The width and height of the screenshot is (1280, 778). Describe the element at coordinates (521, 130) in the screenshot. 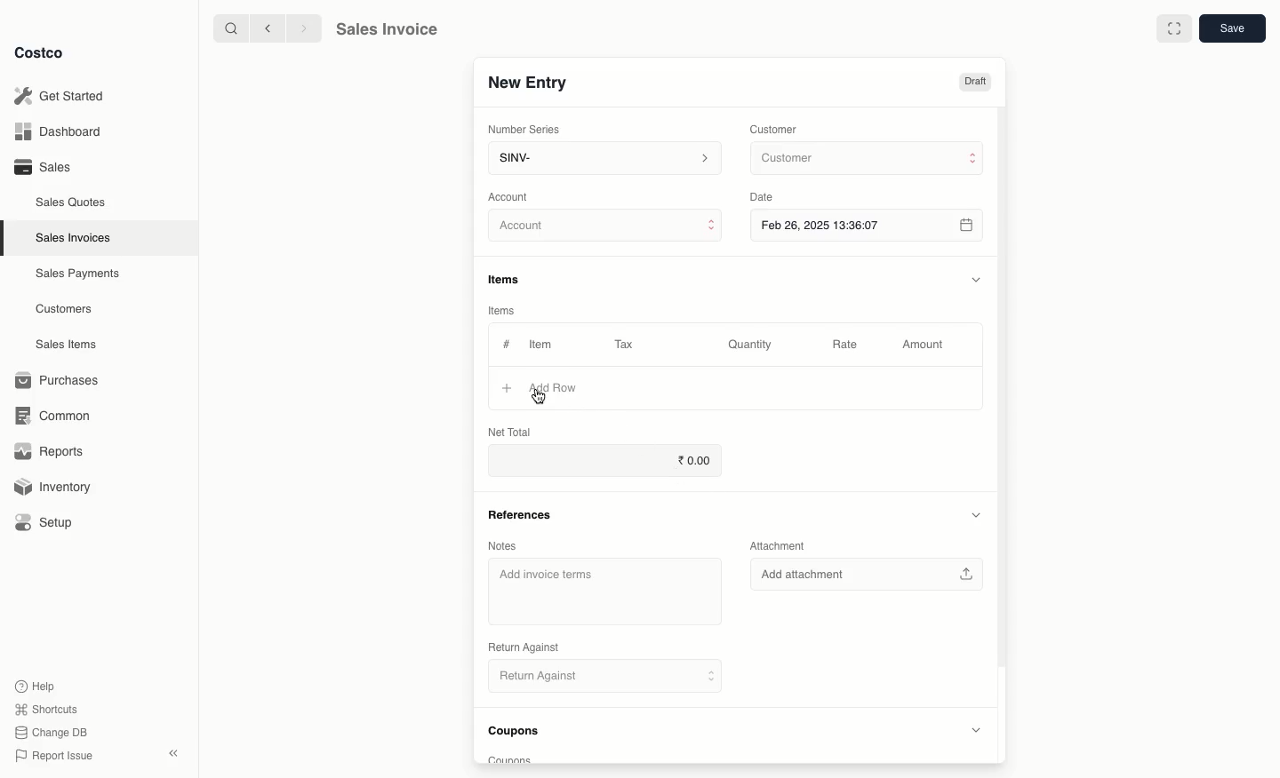

I see `‘Number Series` at that location.